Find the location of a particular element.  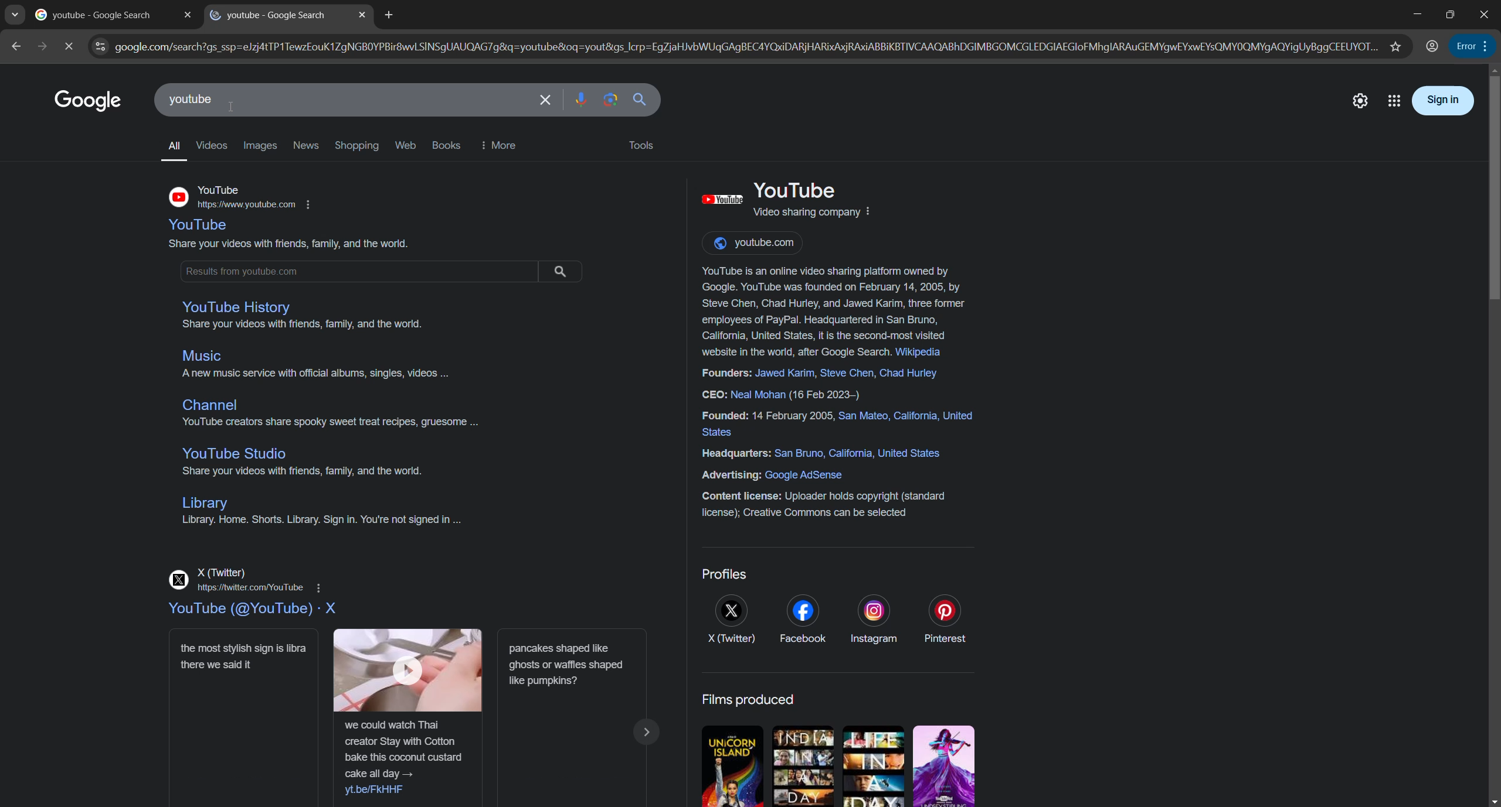

X(Twitter) is located at coordinates (731, 621).